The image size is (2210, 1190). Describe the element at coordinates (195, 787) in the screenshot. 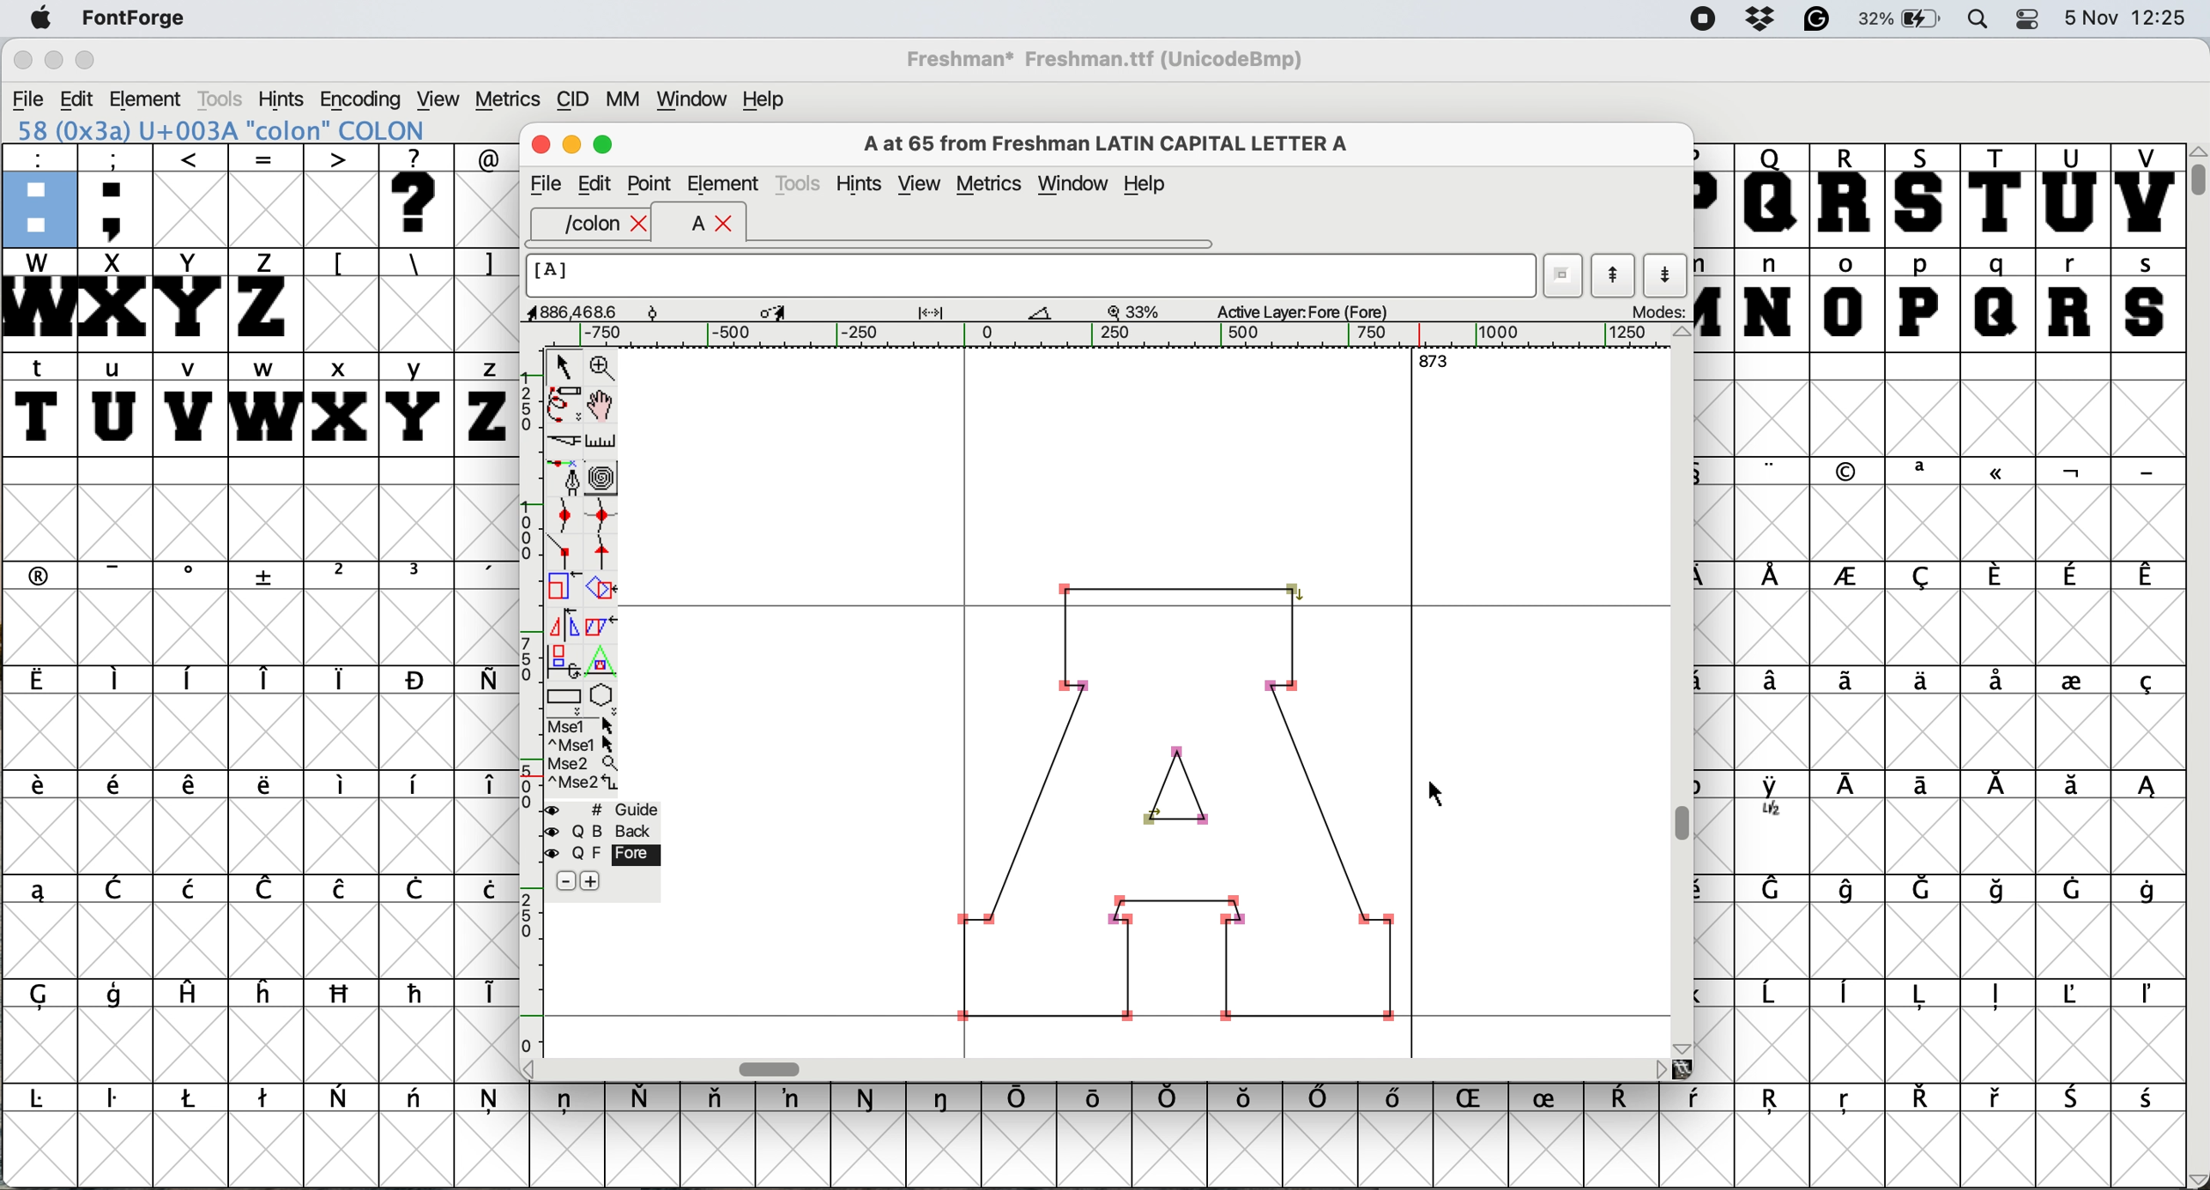

I see `symbol` at that location.